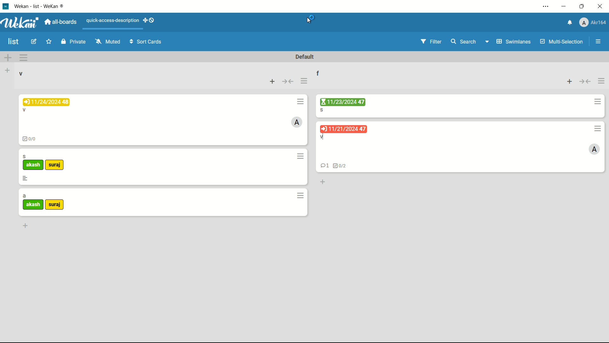 The image size is (609, 343). I want to click on list actions, so click(601, 82).